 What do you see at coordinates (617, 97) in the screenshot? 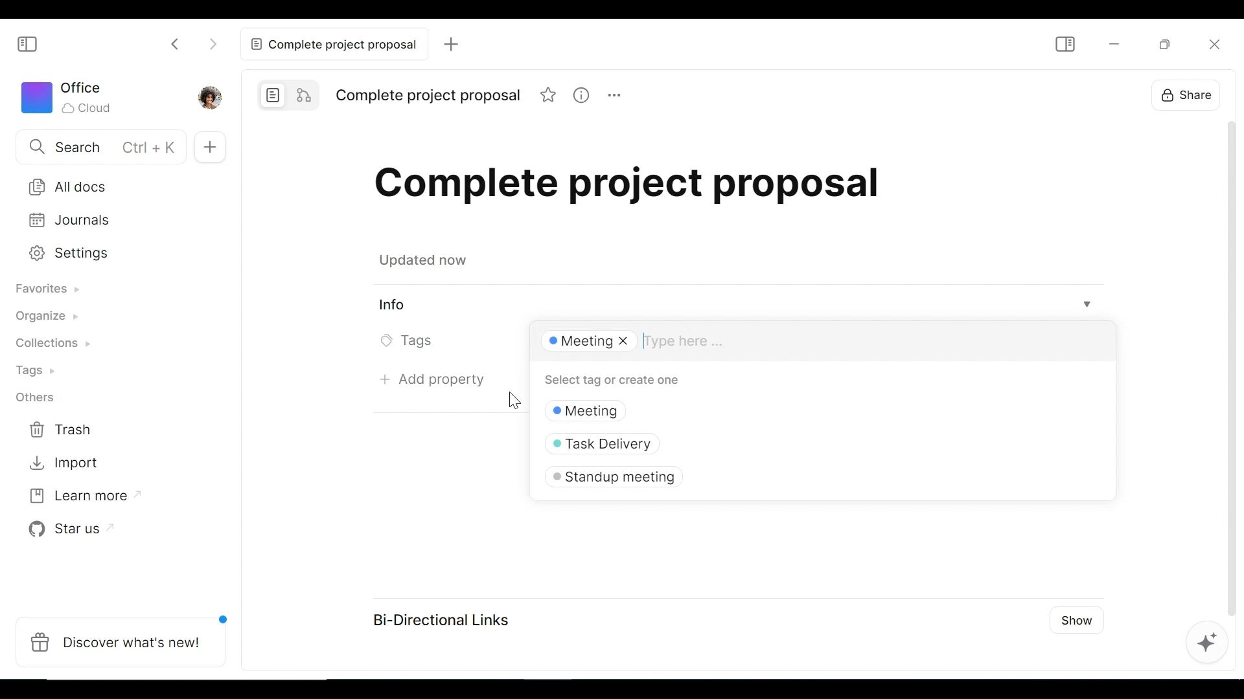
I see `more` at bounding box center [617, 97].